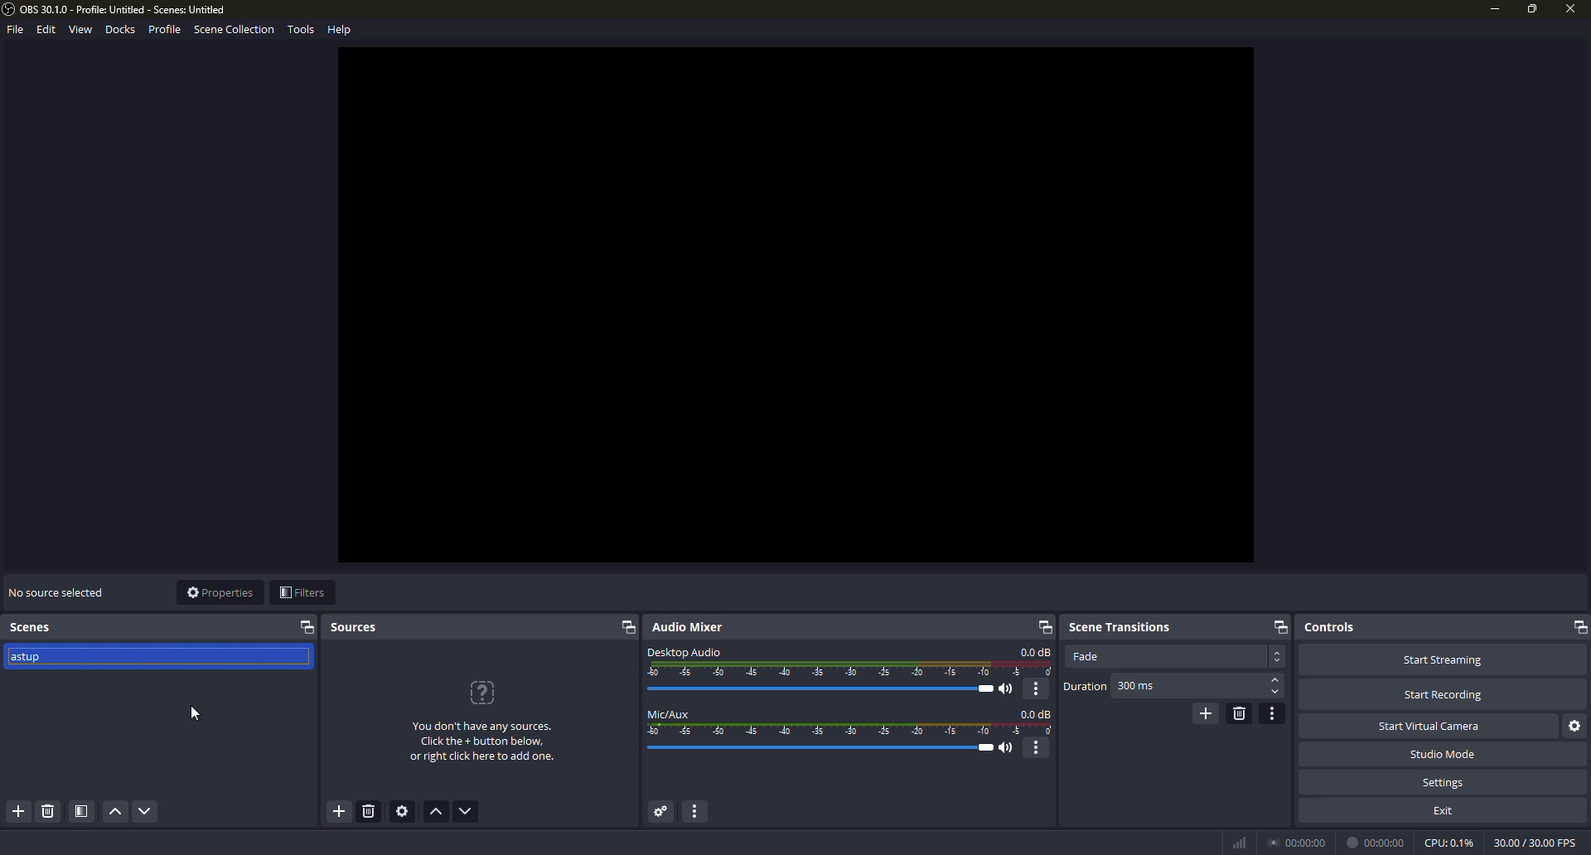  Describe the element at coordinates (1276, 680) in the screenshot. I see `select up` at that location.